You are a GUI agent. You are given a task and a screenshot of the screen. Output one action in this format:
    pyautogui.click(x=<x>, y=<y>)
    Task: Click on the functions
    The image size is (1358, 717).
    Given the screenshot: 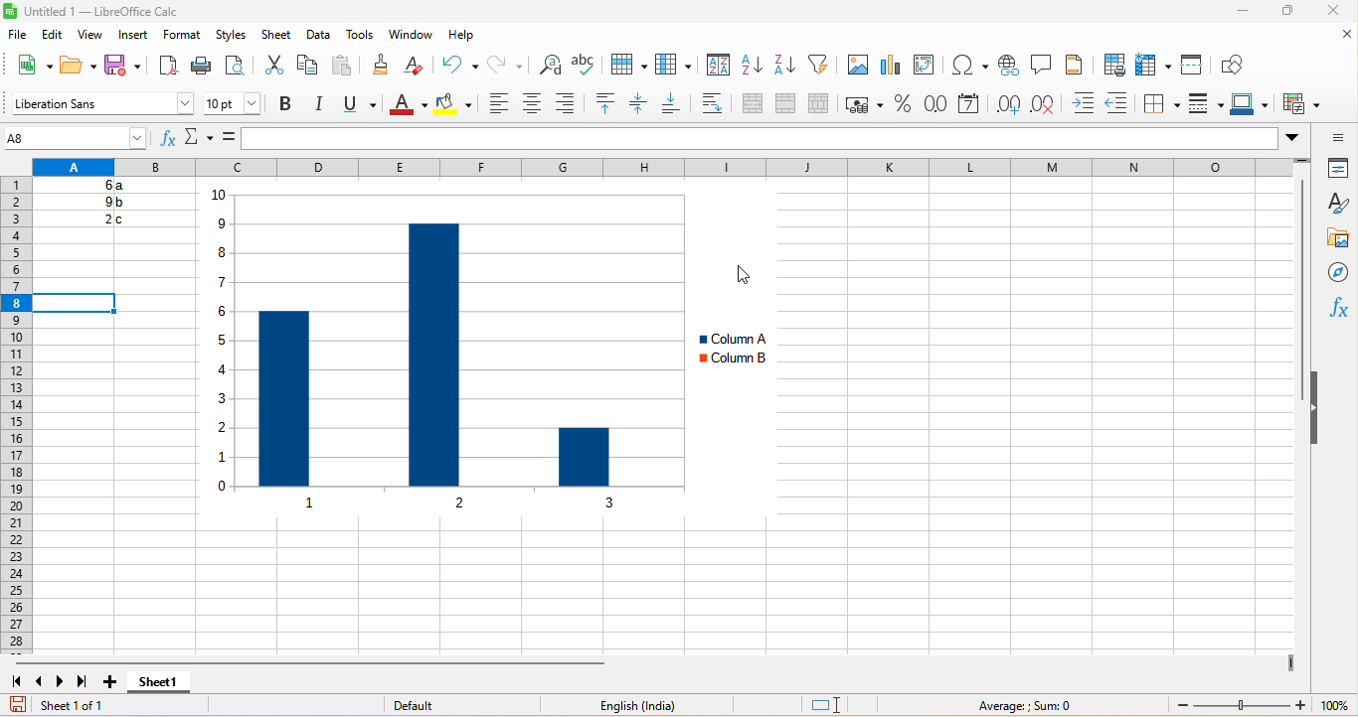 What is the action you would take?
    pyautogui.click(x=1337, y=308)
    